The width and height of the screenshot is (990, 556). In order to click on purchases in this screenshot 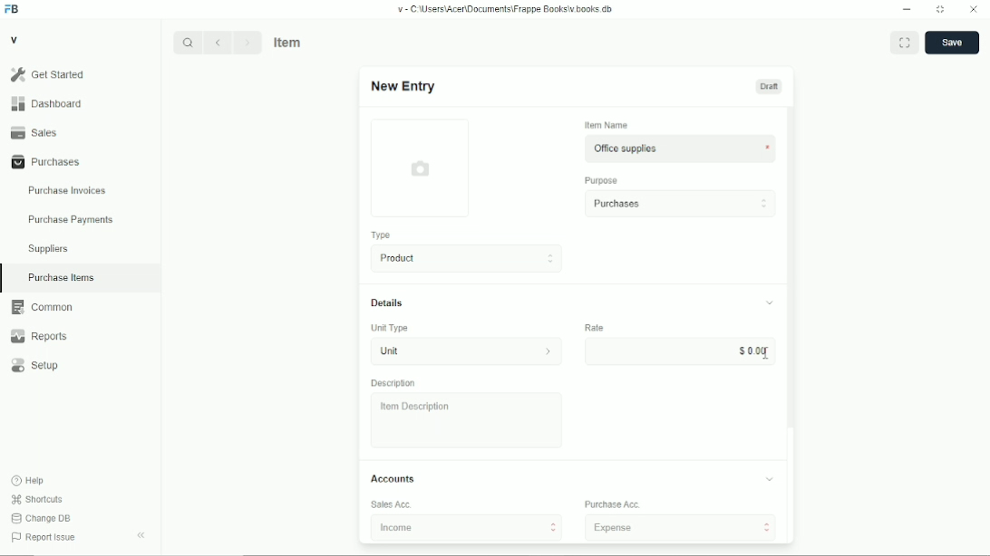, I will do `click(46, 162)`.